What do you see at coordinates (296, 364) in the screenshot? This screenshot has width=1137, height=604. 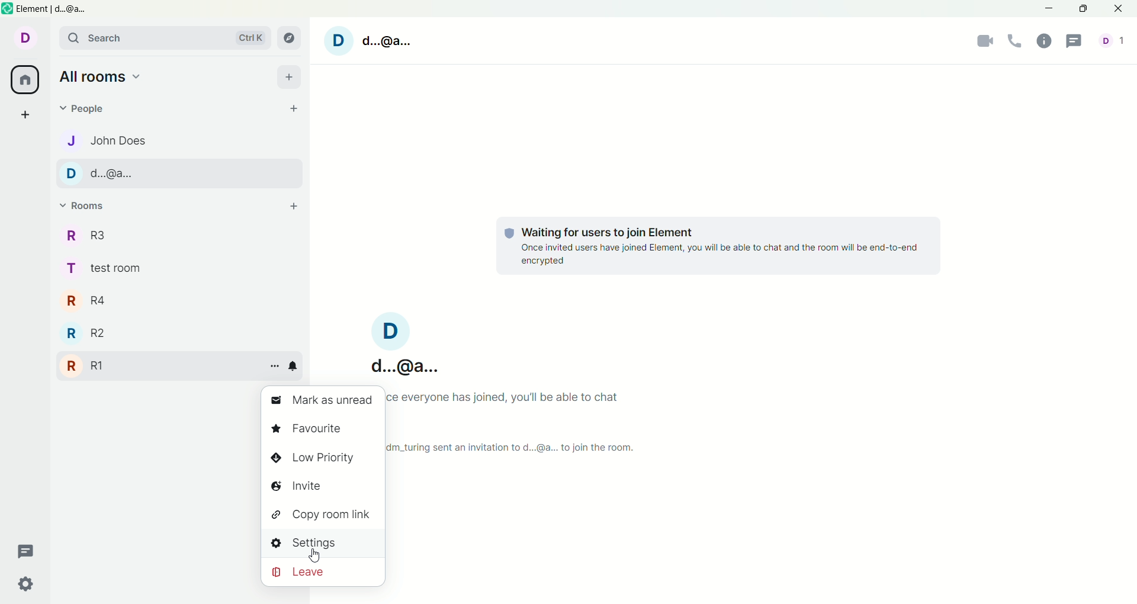 I see `notification` at bounding box center [296, 364].